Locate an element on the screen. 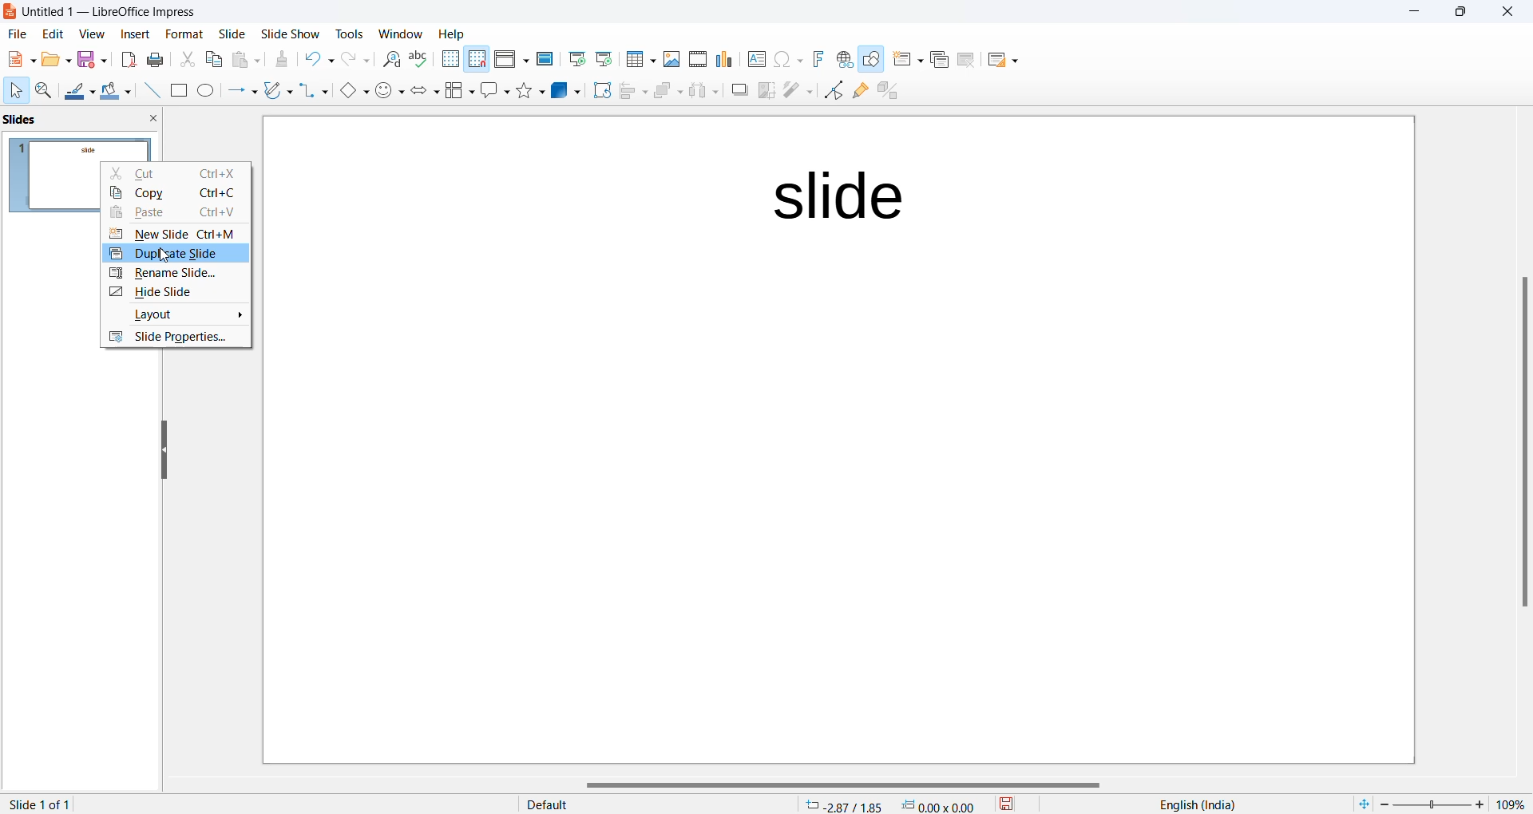 This screenshot has width=1533, height=814. duplicate slide is located at coordinates (170, 252).